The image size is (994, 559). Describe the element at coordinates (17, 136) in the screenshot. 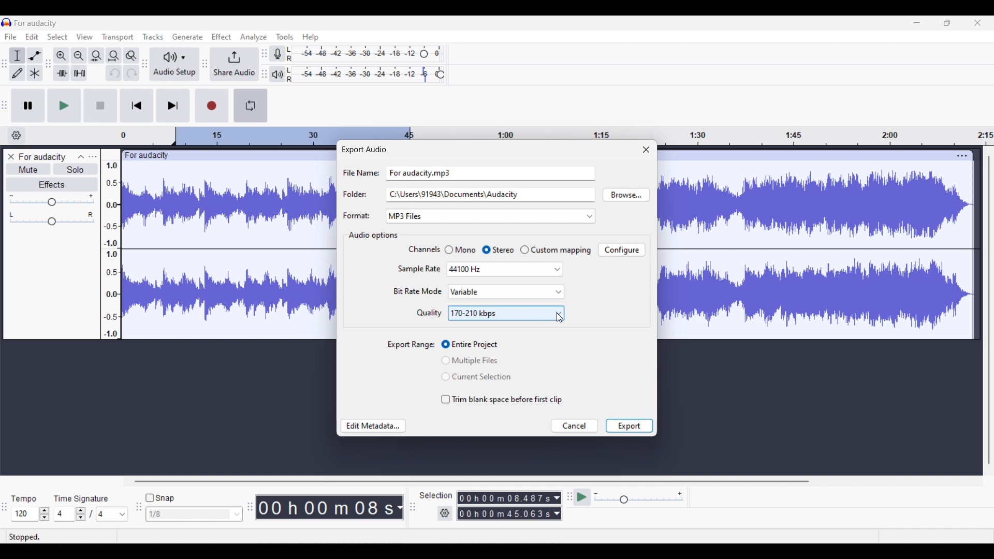

I see `Timeline options` at that location.